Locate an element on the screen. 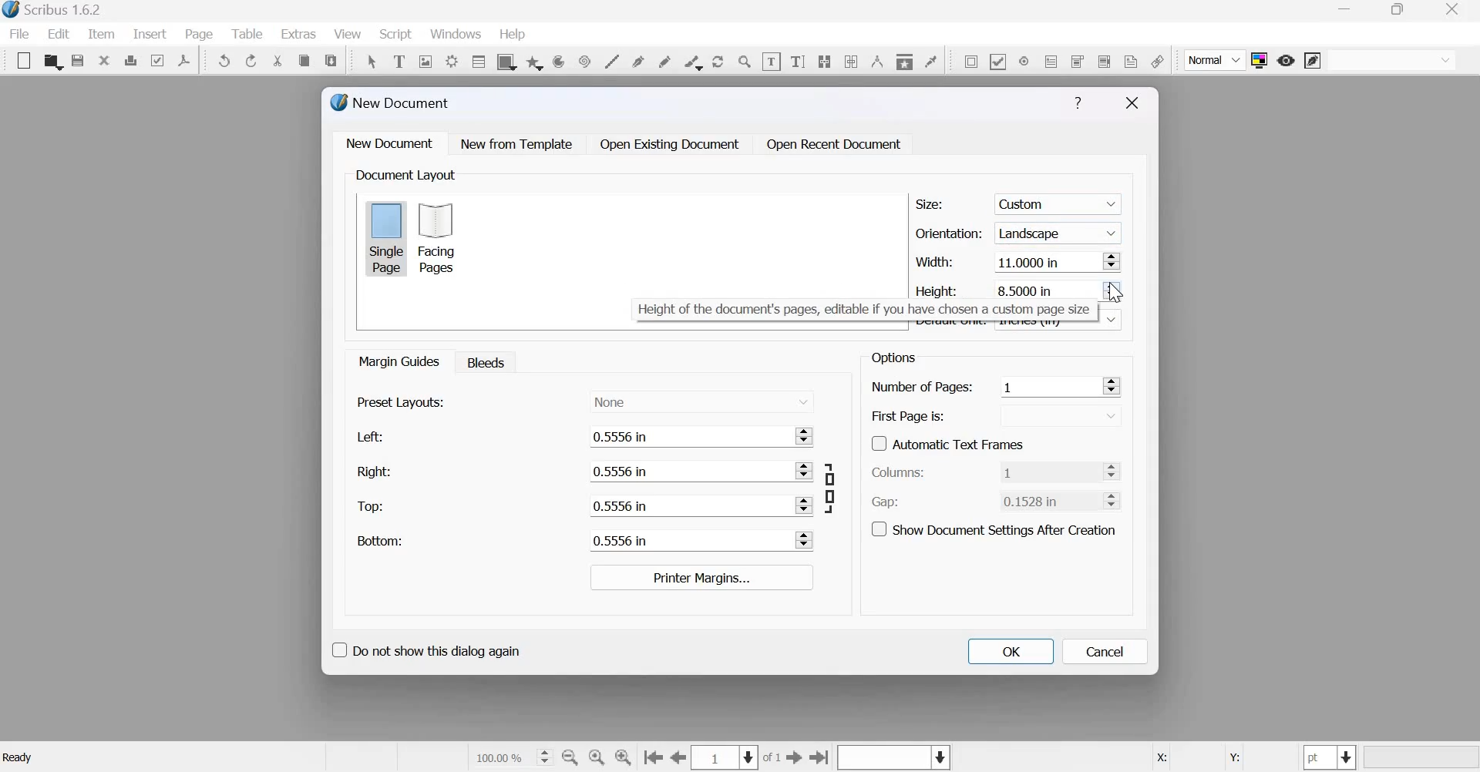 The image size is (1480, 772). New Document is located at coordinates (392, 102).